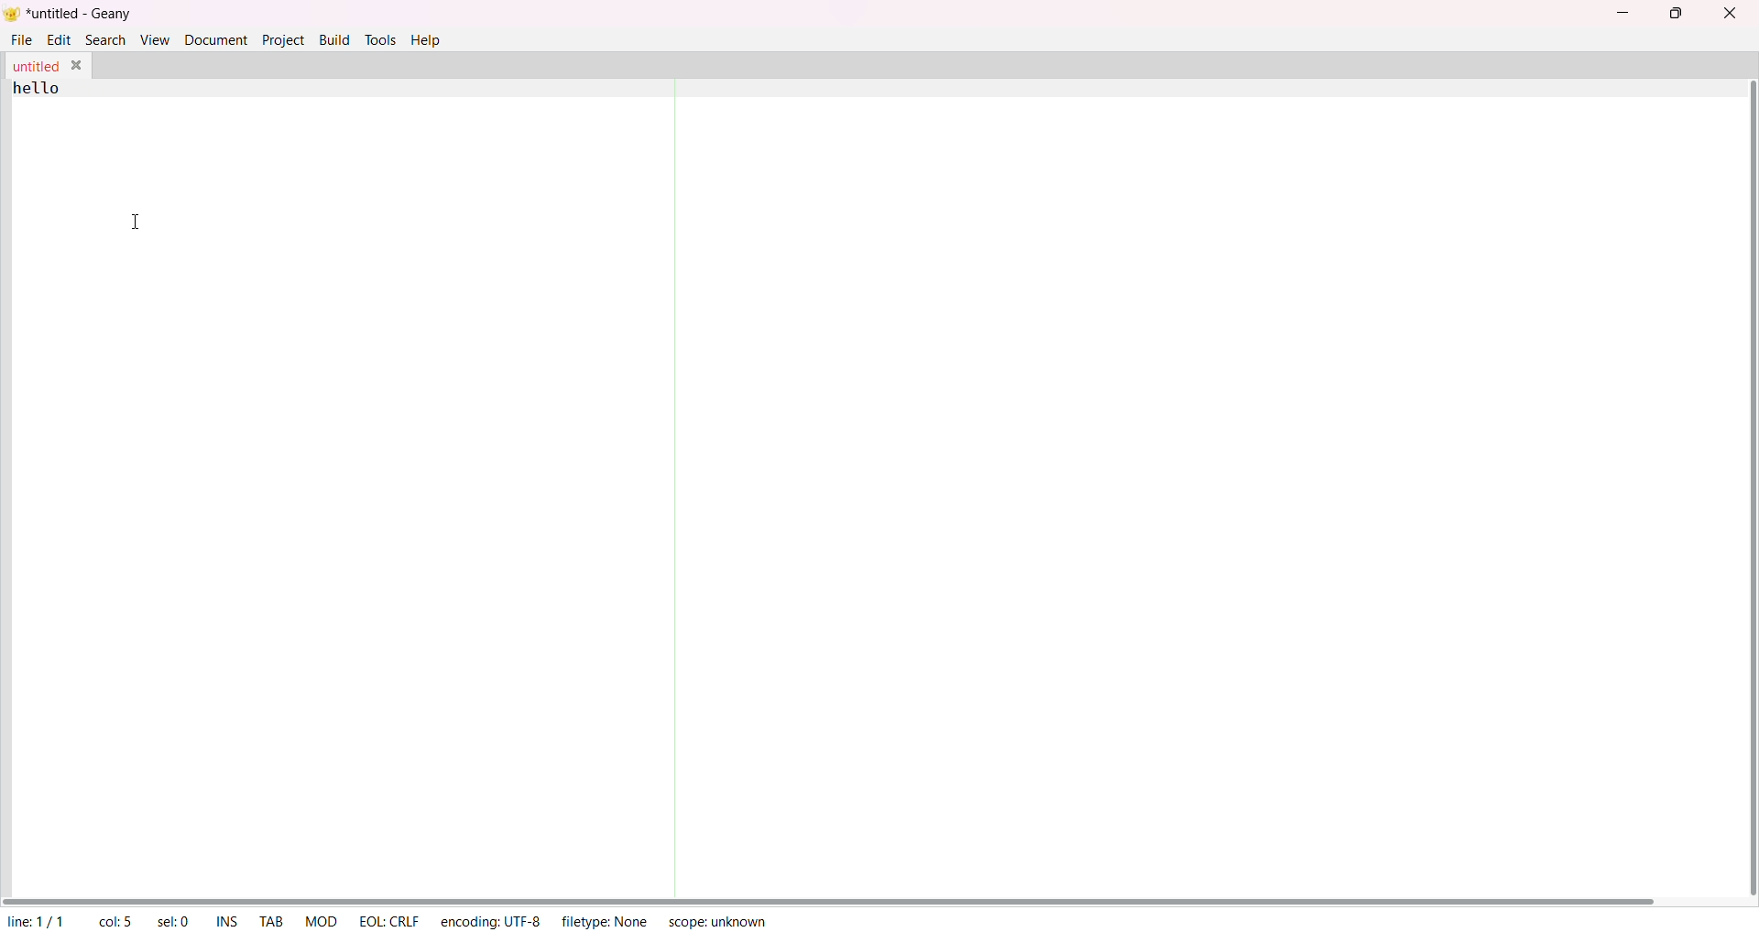 This screenshot has width=1759, height=932. What do you see at coordinates (75, 66) in the screenshot?
I see `close` at bounding box center [75, 66].